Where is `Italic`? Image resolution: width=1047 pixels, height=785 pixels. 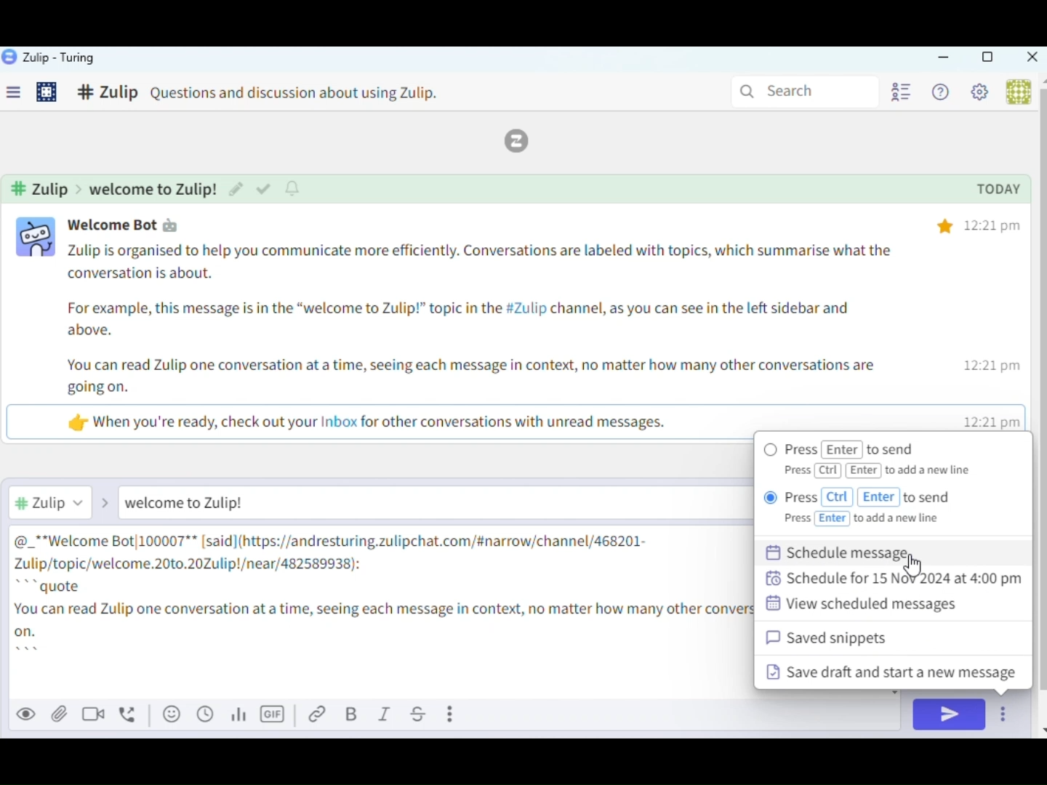 Italic is located at coordinates (385, 715).